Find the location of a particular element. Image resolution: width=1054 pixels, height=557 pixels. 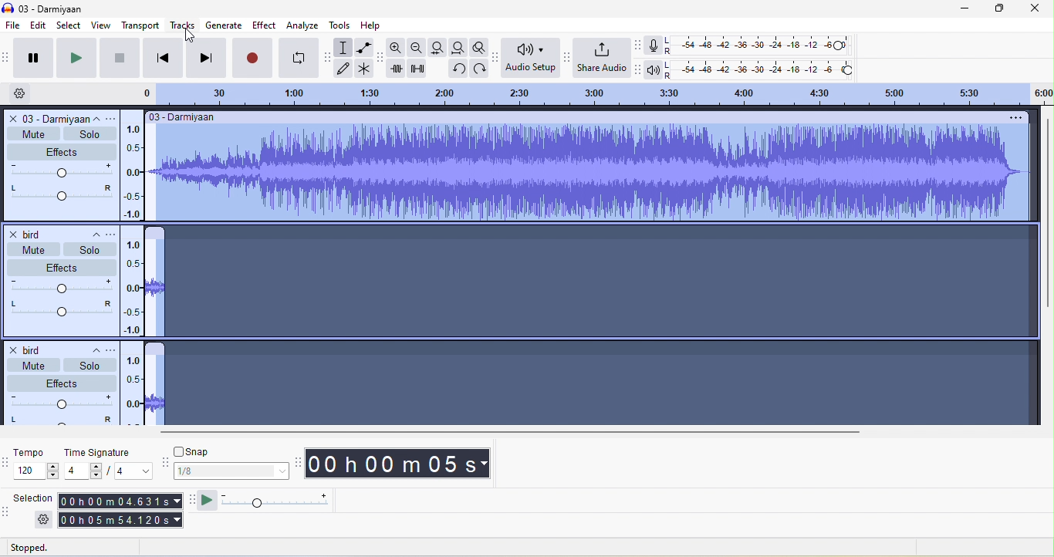

pause is located at coordinates (32, 58).